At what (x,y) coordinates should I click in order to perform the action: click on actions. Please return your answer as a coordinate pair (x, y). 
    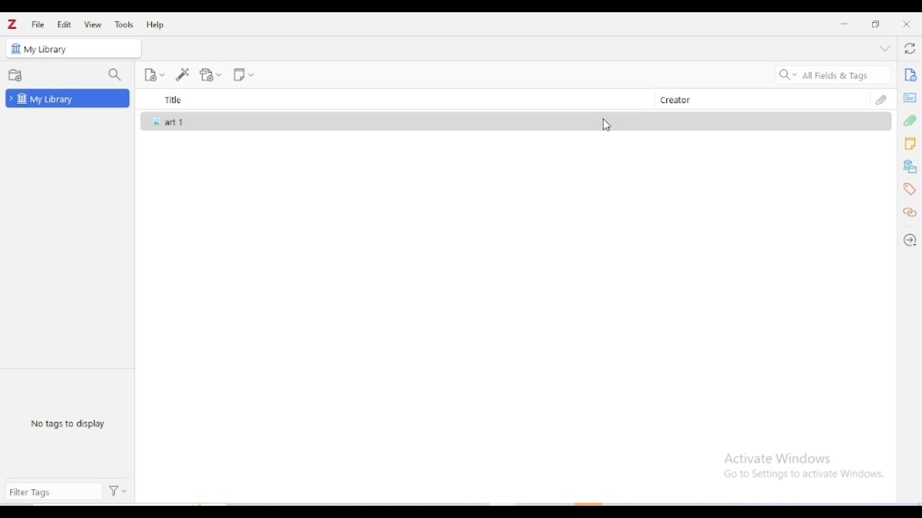
    Looking at the image, I should click on (119, 491).